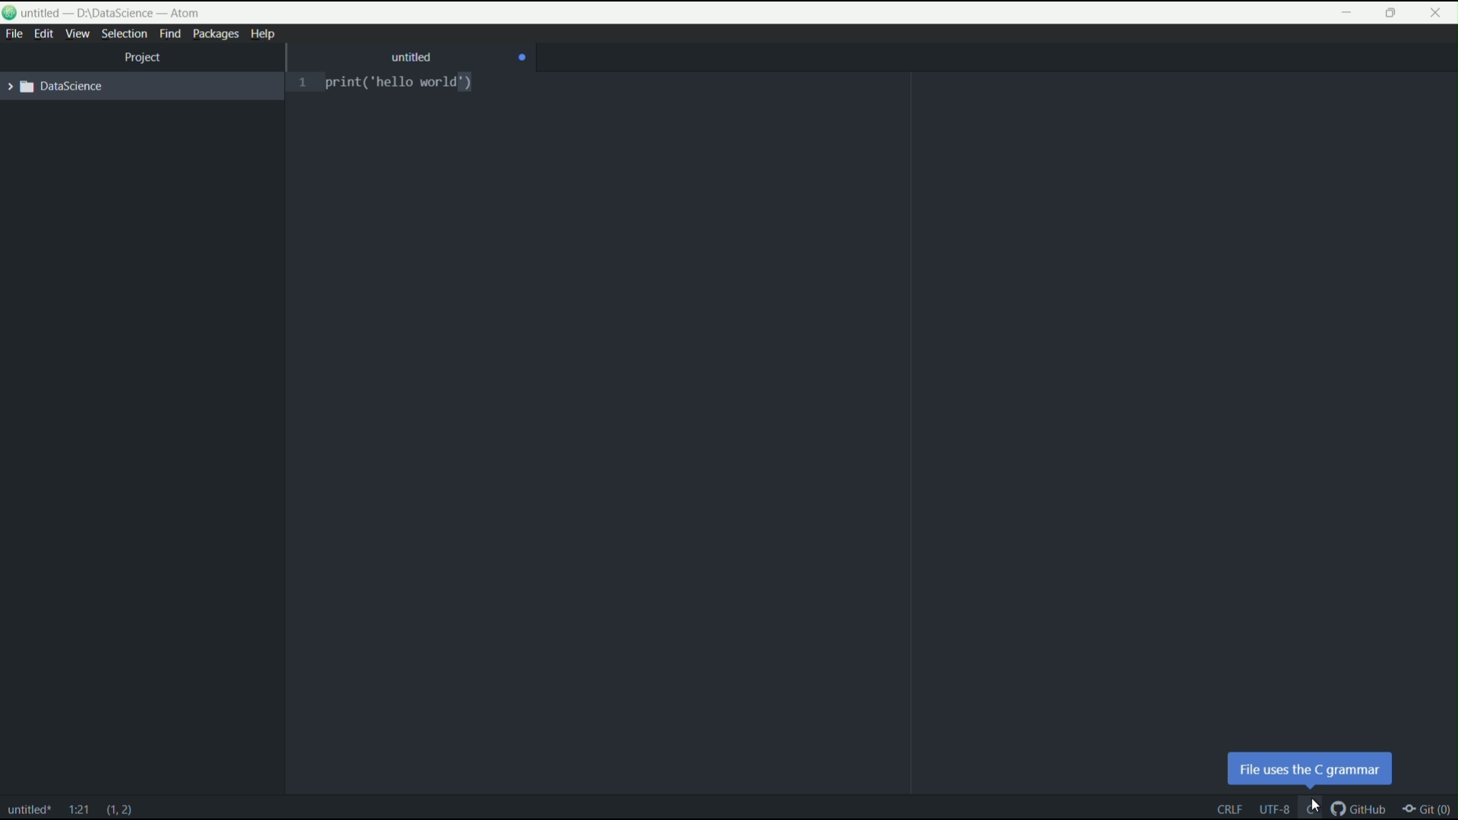 This screenshot has width=1458, height=820. Describe the element at coordinates (29, 812) in the screenshot. I see `file name` at that location.